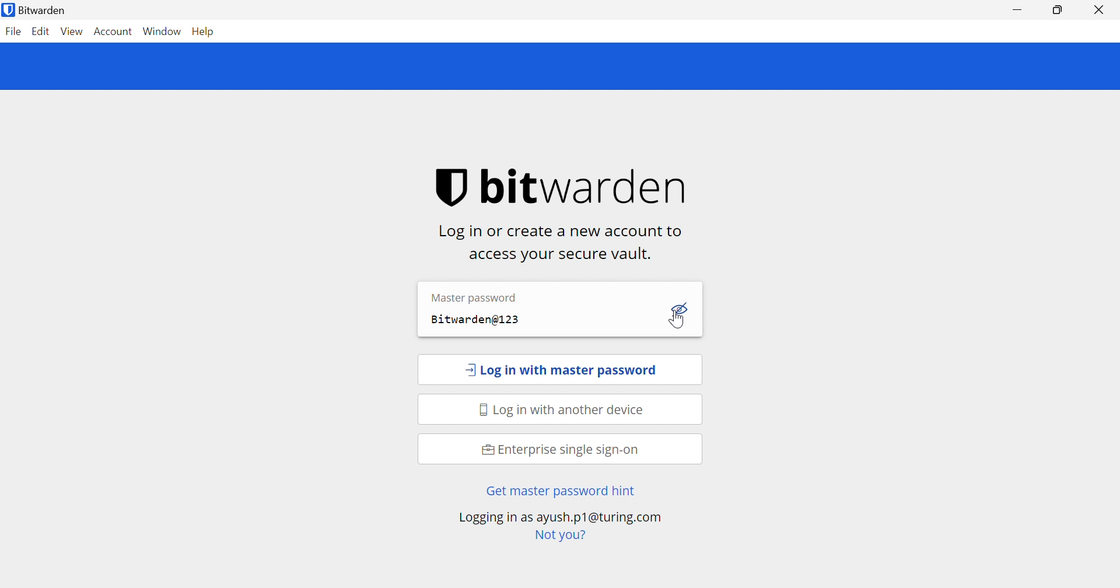 This screenshot has width=1120, height=588. I want to click on Bitwarden@123, so click(478, 321).